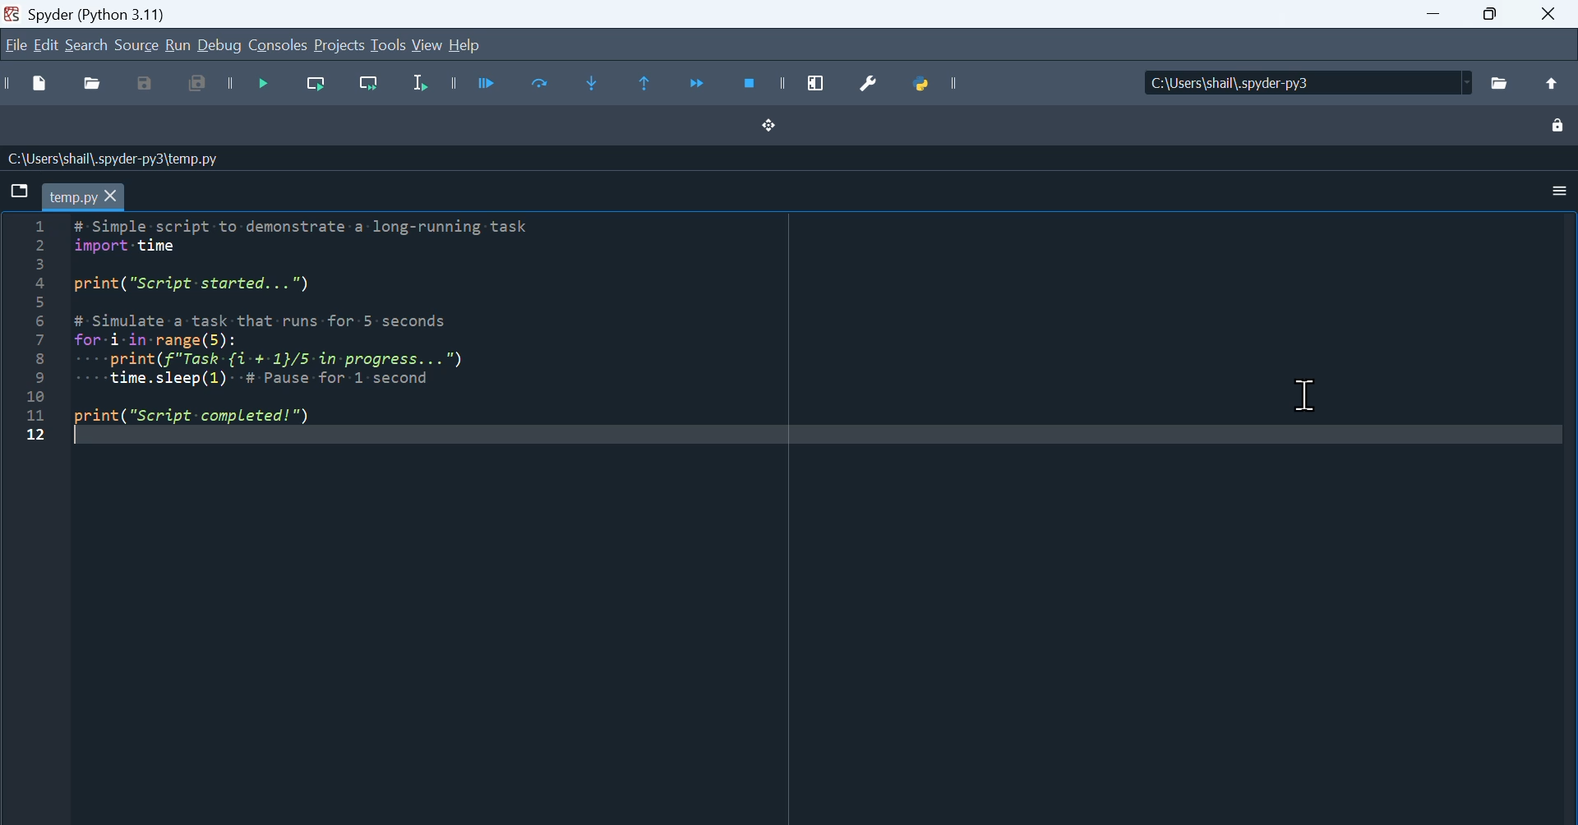  Describe the element at coordinates (17, 191) in the screenshot. I see `Browse Tabs` at that location.